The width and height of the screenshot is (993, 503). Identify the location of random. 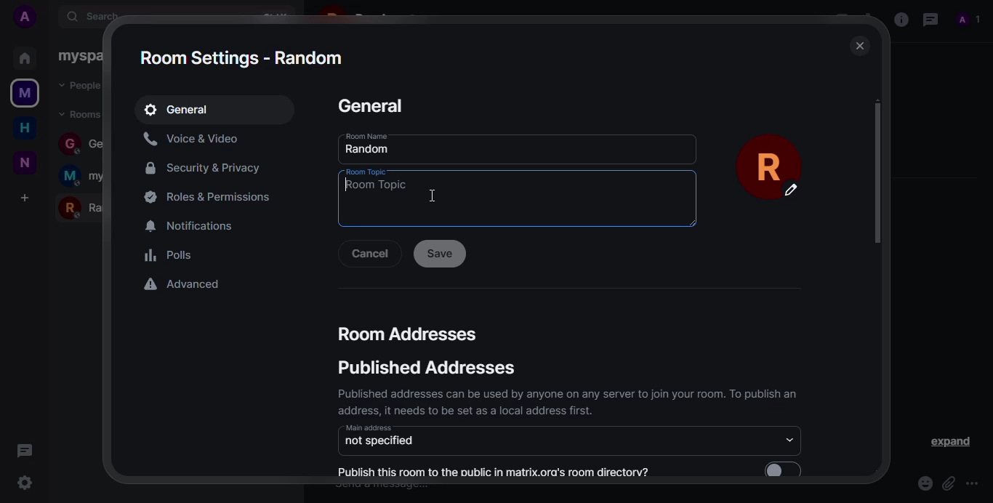
(88, 206).